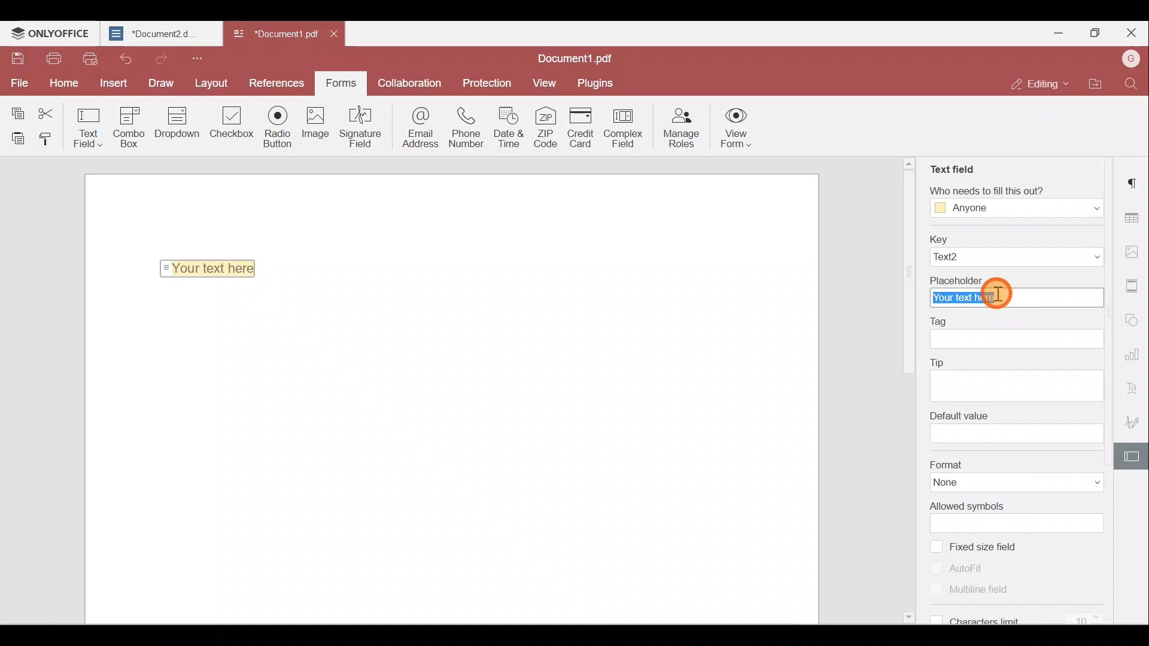  Describe the element at coordinates (735, 130) in the screenshot. I see `View form` at that location.